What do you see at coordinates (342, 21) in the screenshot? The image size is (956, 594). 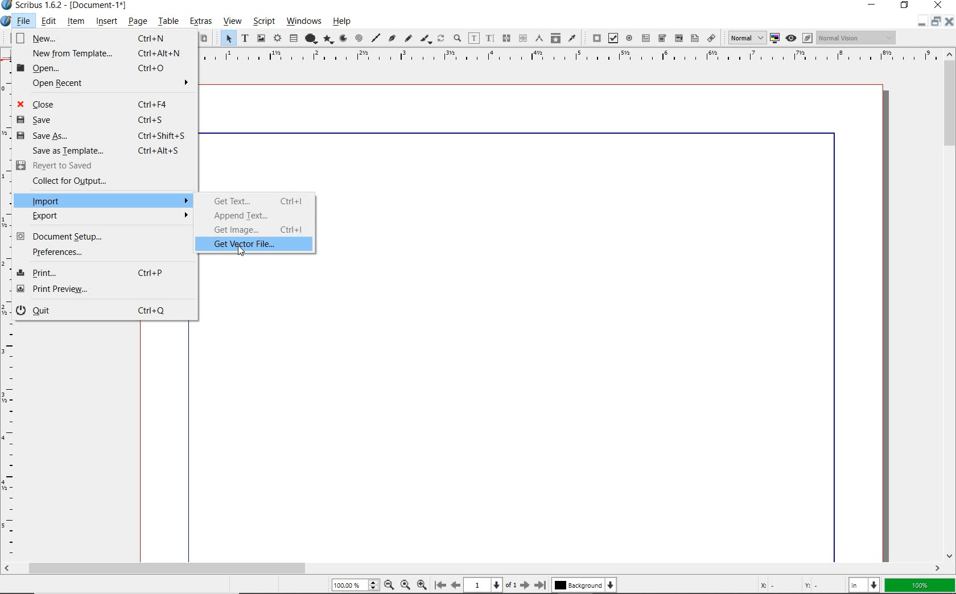 I see `help` at bounding box center [342, 21].